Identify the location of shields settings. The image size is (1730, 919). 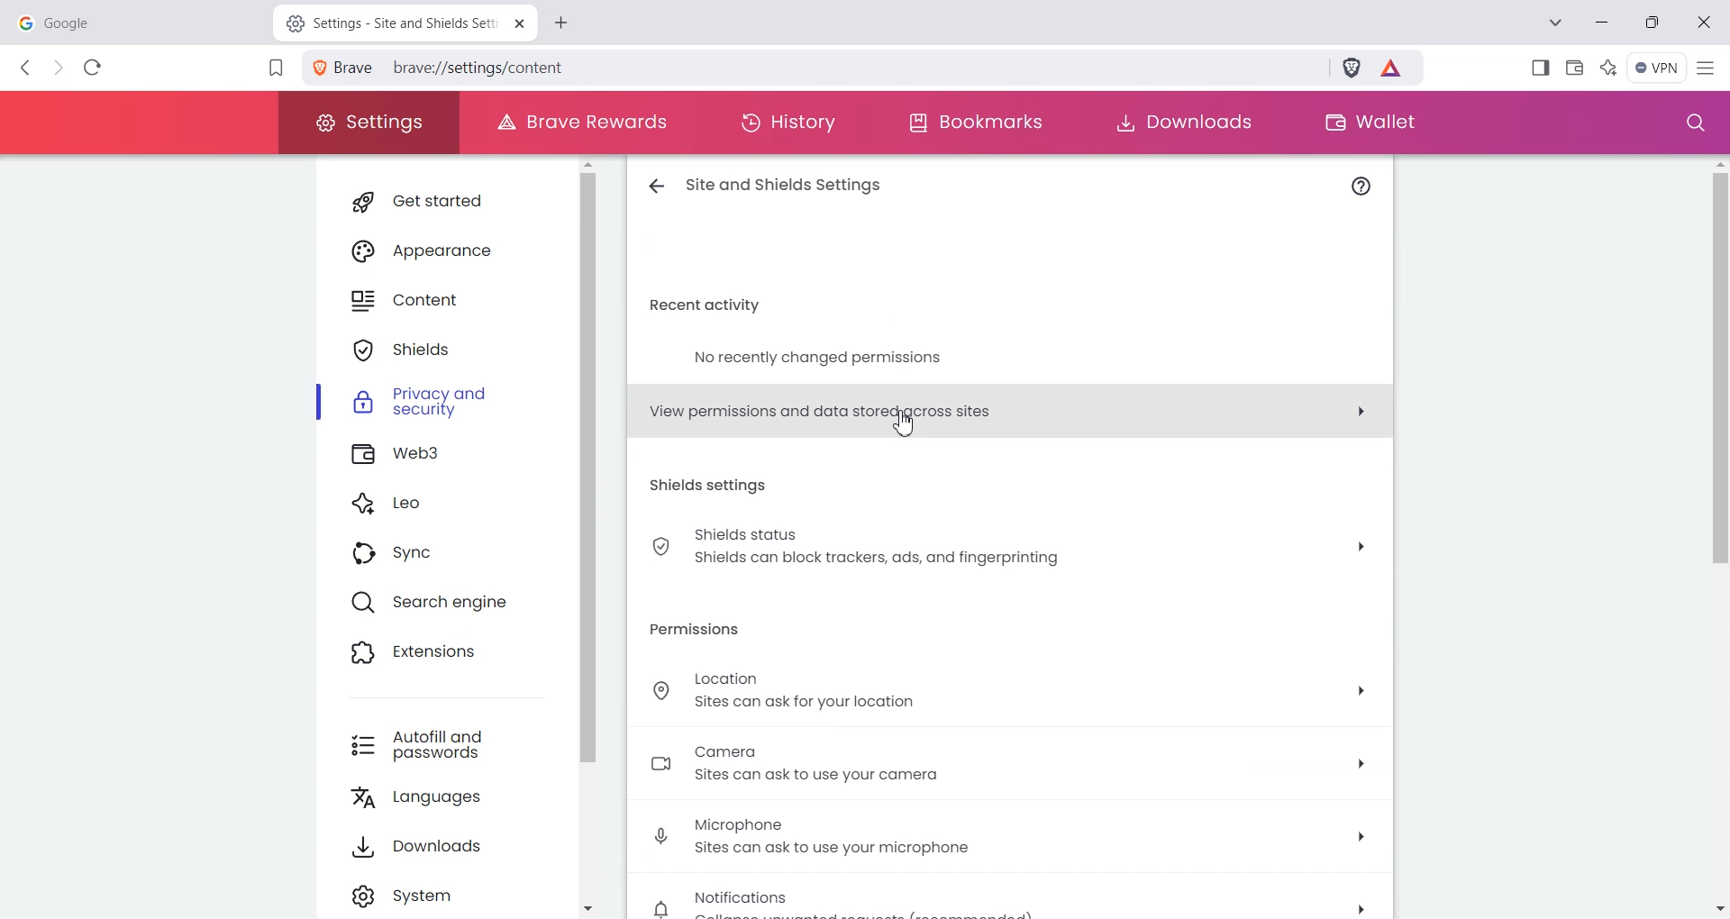
(715, 487).